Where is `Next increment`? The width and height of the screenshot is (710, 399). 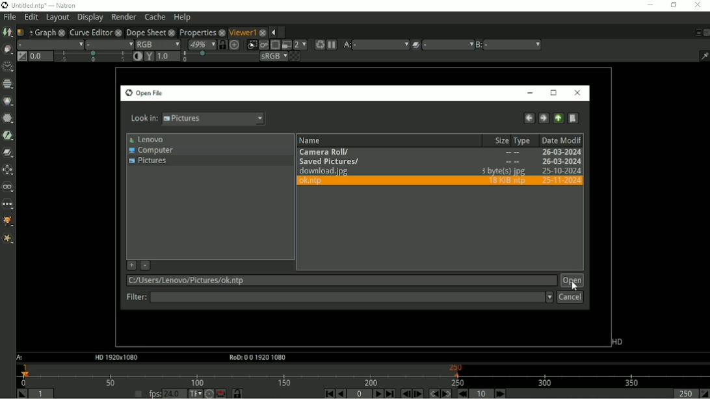 Next increment is located at coordinates (501, 393).